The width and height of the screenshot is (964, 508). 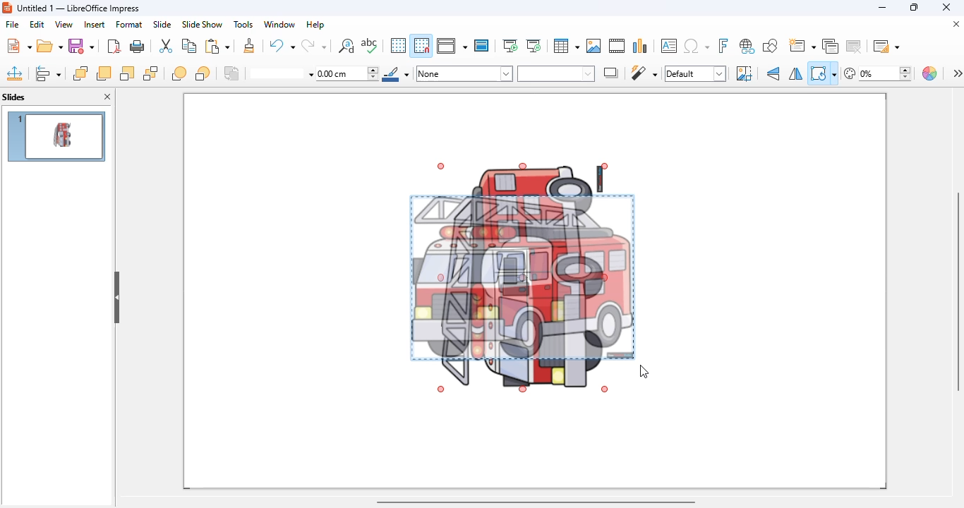 What do you see at coordinates (127, 73) in the screenshot?
I see `send backward` at bounding box center [127, 73].